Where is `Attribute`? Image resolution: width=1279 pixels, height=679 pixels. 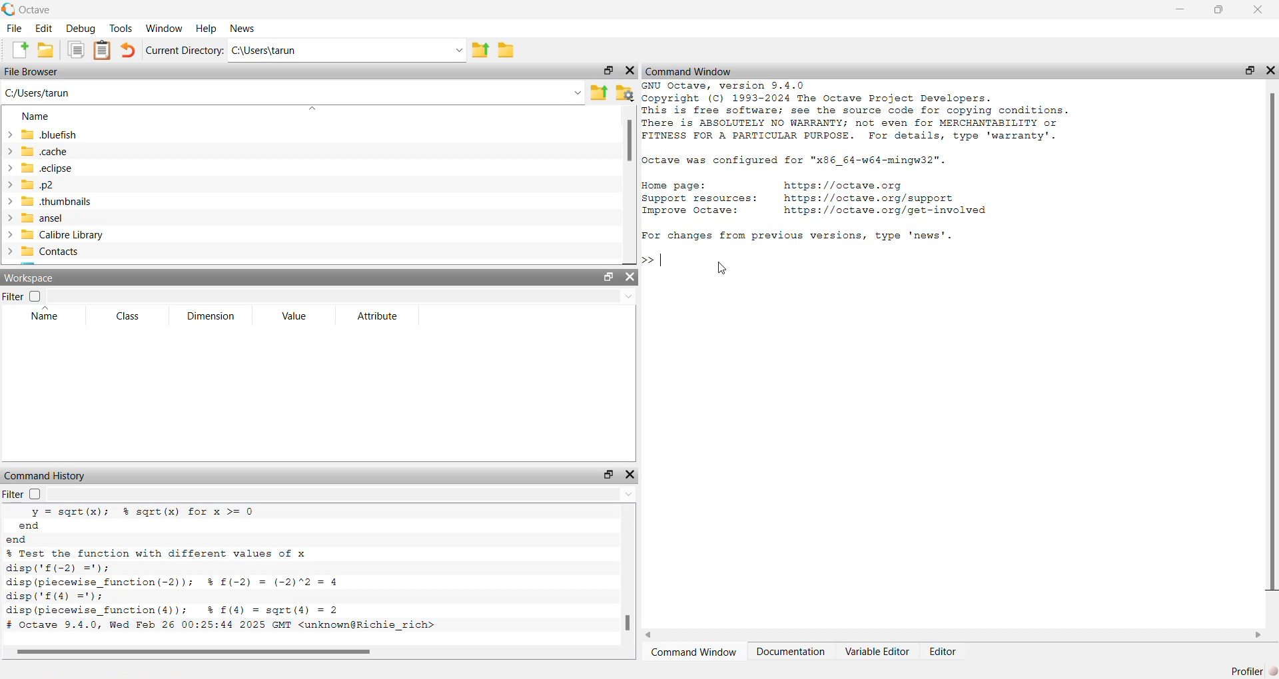
Attribute is located at coordinates (377, 316).